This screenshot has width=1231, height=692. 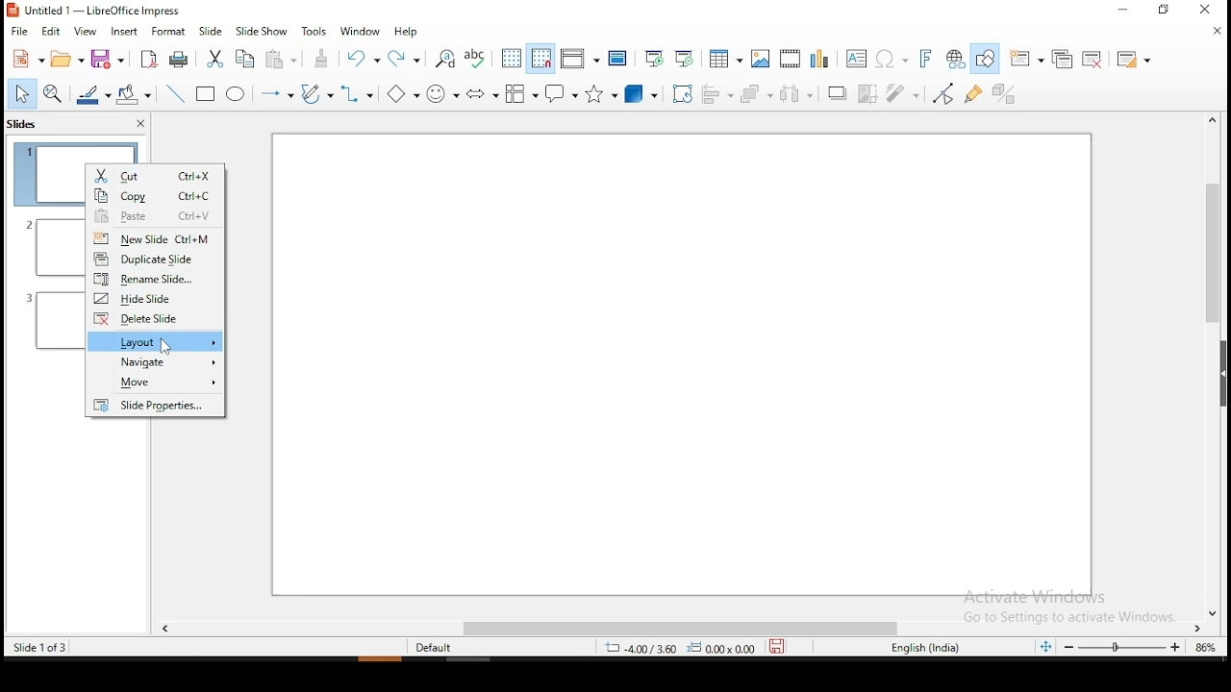 What do you see at coordinates (156, 173) in the screenshot?
I see `cut` at bounding box center [156, 173].